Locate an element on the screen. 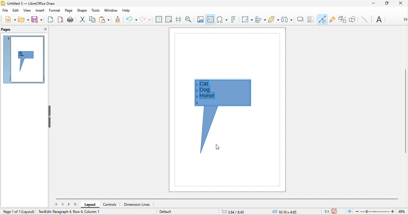 This screenshot has height=215, width=408. image is located at coordinates (201, 19).